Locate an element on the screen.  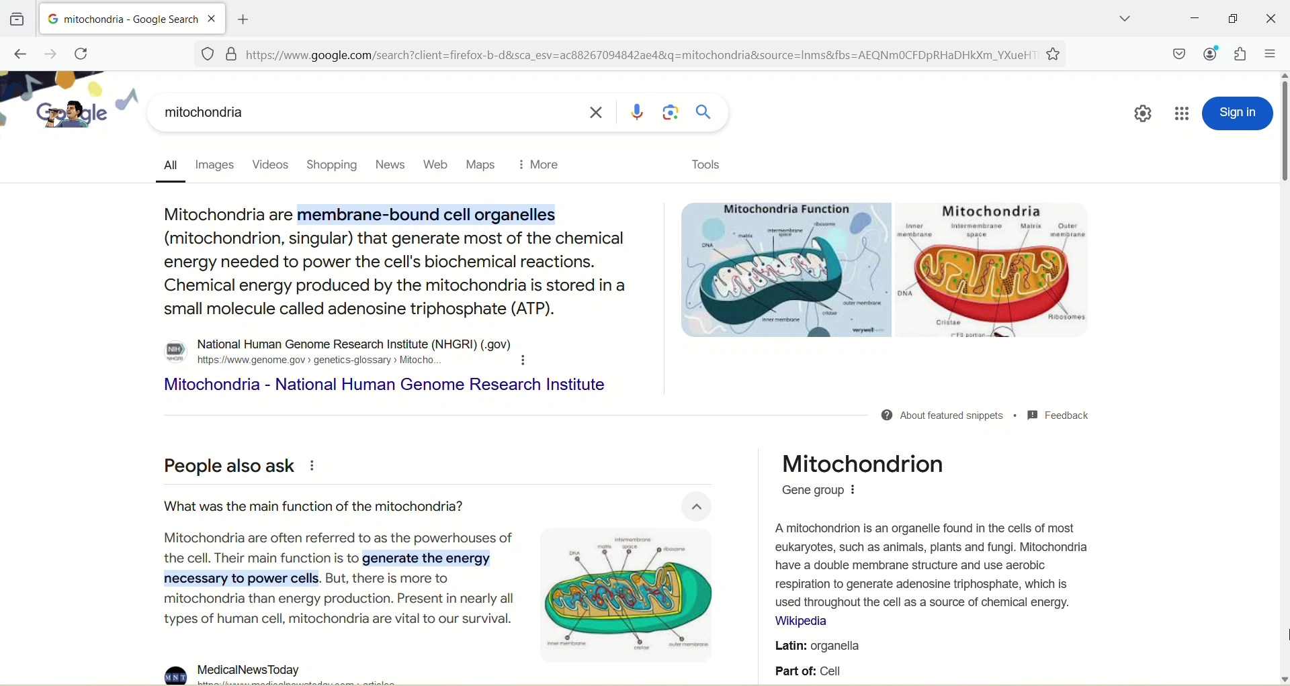
vertical scroll bar is located at coordinates (1284, 132).